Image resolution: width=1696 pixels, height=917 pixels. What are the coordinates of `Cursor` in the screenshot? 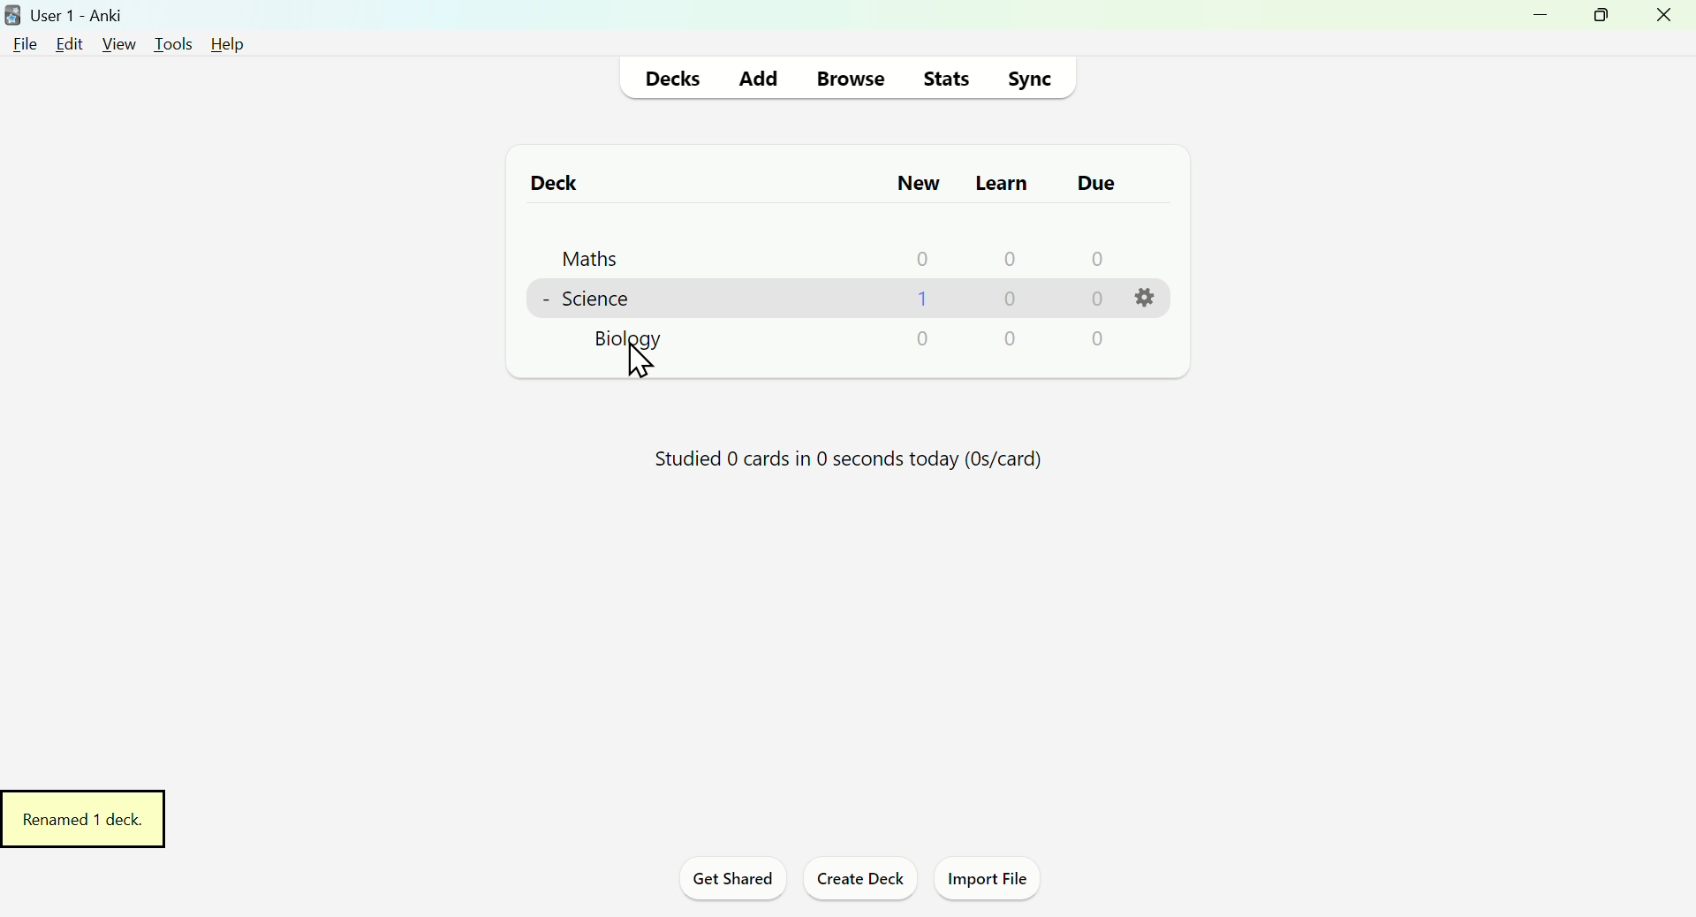 It's located at (640, 363).